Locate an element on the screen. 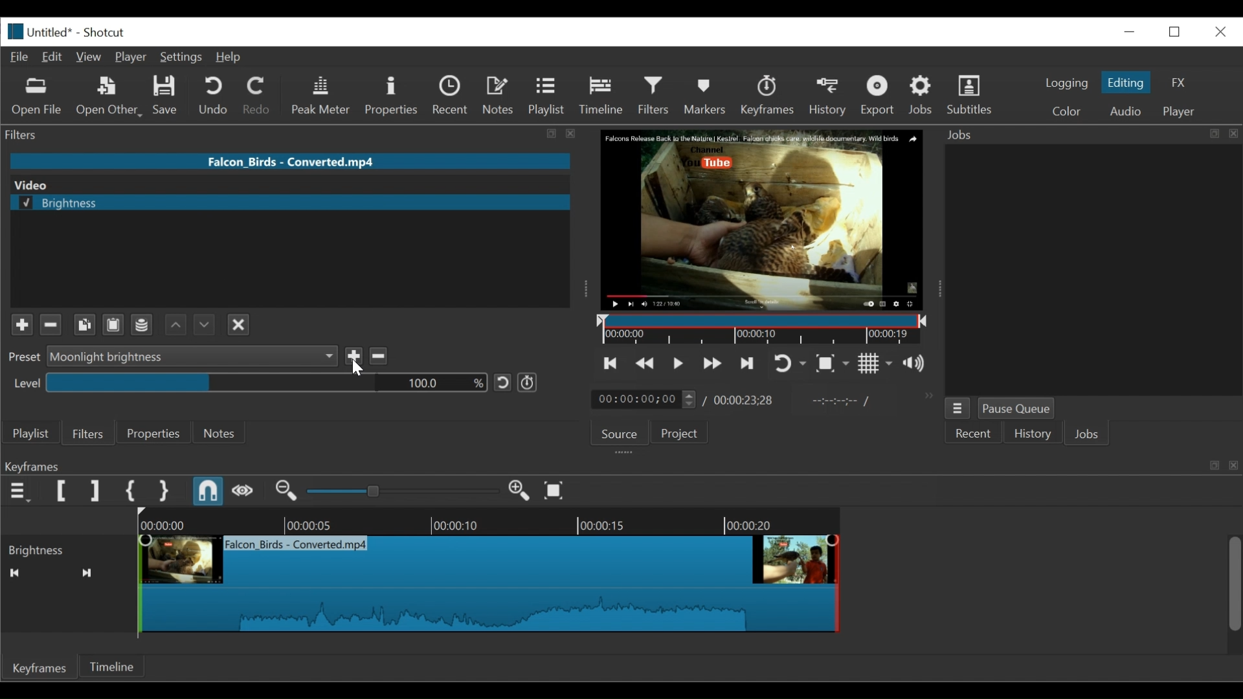 The height and width of the screenshot is (699, 1243). Subtitles is located at coordinates (970, 95).